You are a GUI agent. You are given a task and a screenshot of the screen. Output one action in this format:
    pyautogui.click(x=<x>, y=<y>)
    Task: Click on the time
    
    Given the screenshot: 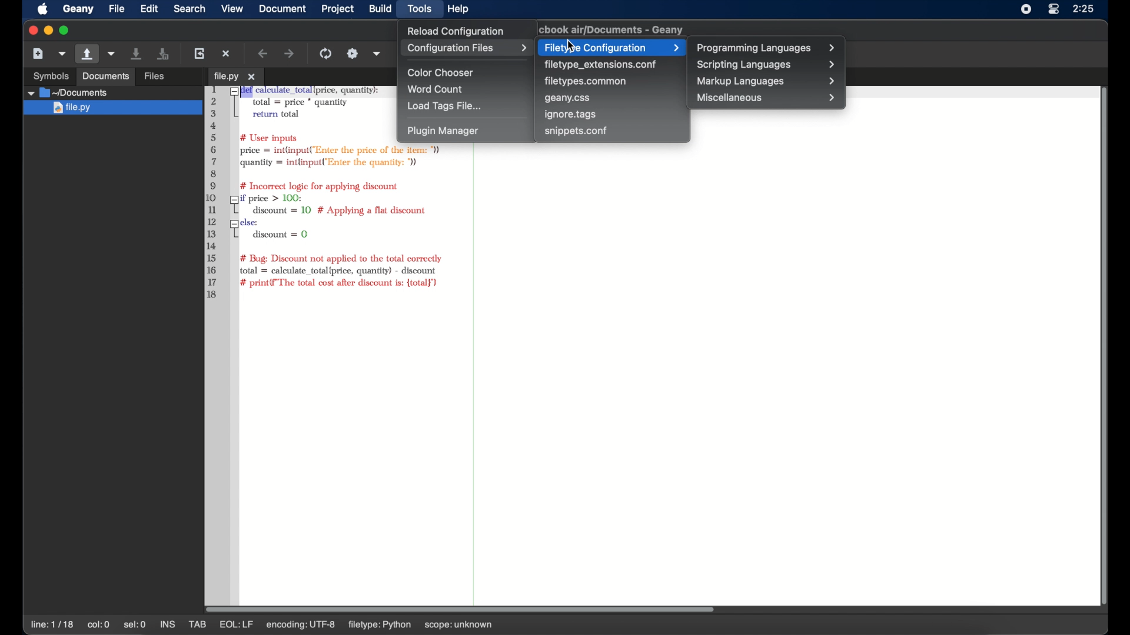 What is the action you would take?
    pyautogui.click(x=1085, y=8)
    